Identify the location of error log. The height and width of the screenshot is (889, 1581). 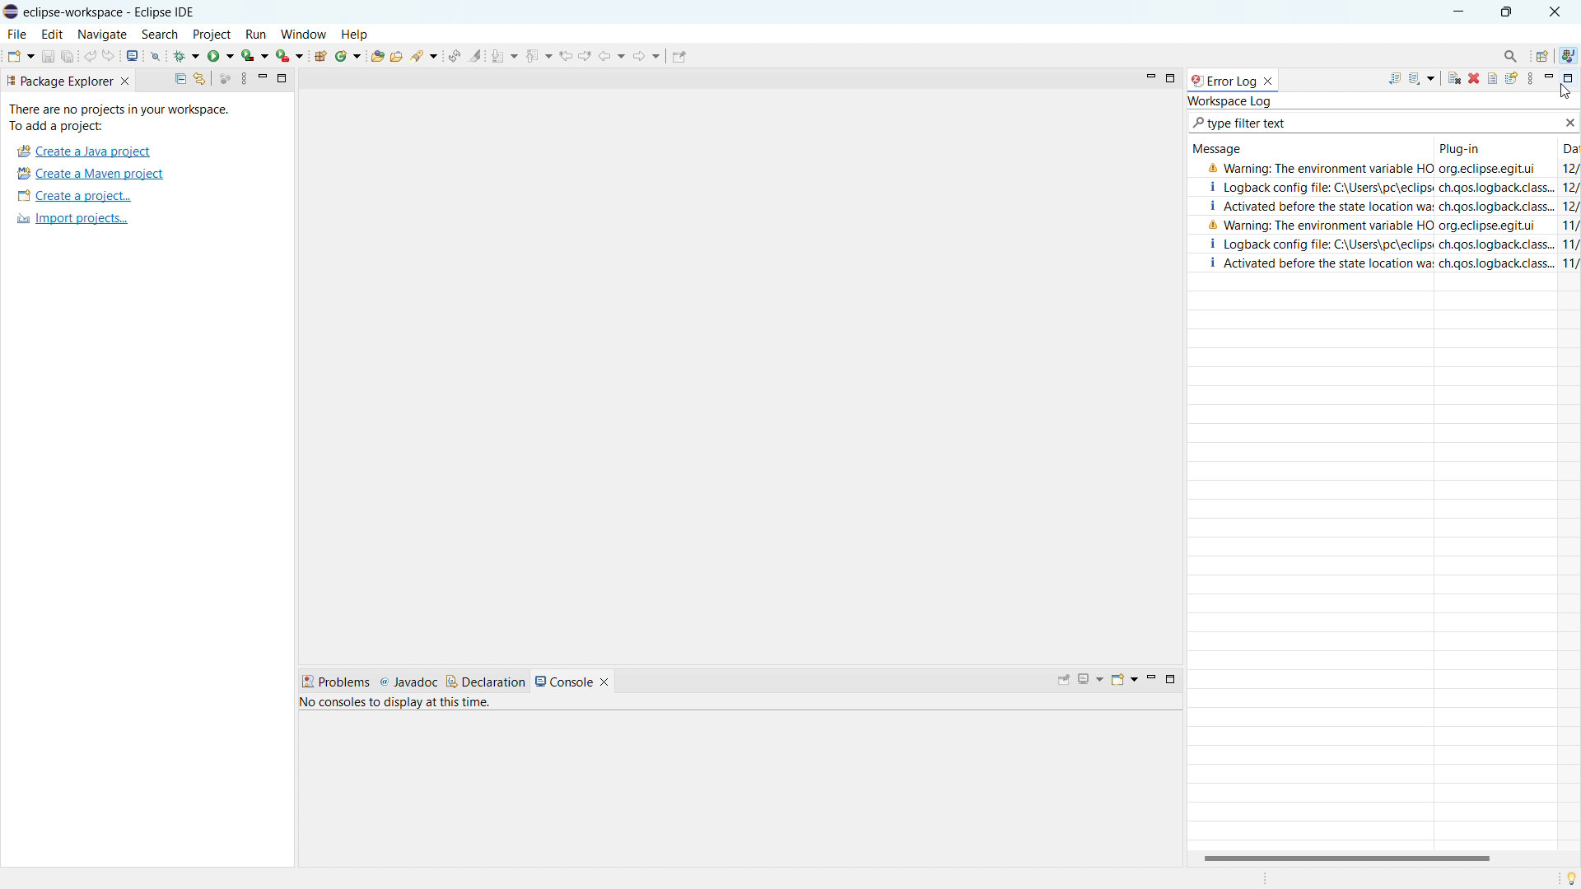
(1223, 80).